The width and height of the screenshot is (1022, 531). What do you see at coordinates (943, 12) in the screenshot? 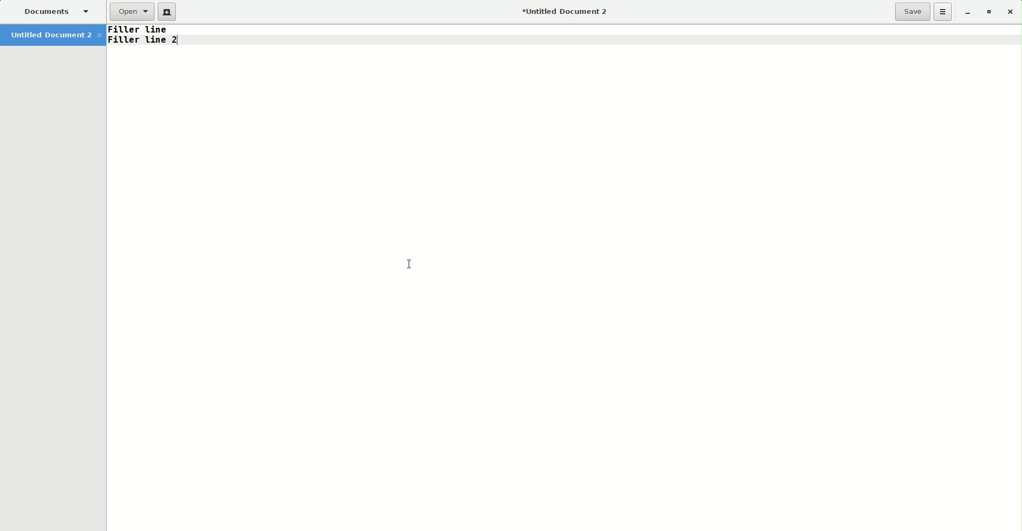
I see `Options` at bounding box center [943, 12].